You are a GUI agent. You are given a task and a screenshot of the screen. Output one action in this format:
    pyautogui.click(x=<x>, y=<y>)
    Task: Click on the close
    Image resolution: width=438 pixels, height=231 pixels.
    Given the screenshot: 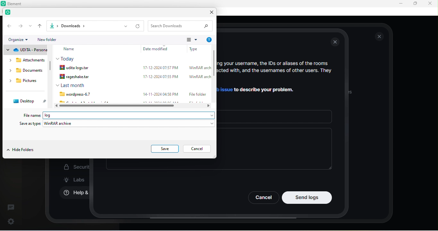 What is the action you would take?
    pyautogui.click(x=336, y=43)
    